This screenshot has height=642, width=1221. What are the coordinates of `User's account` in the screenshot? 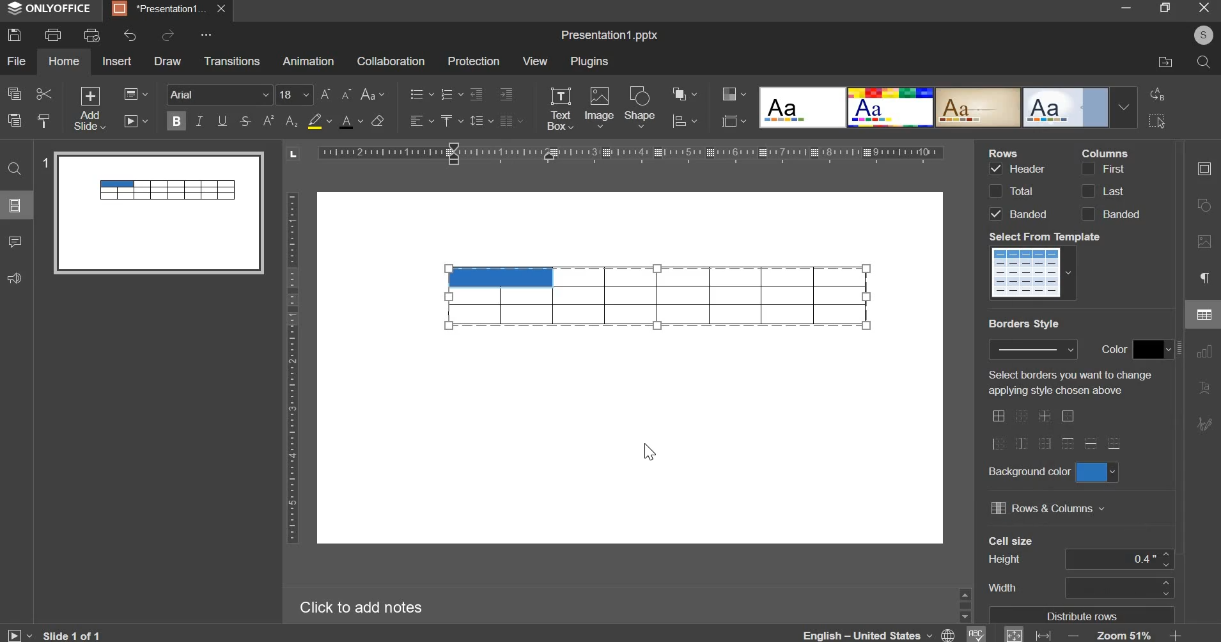 It's located at (1203, 34).